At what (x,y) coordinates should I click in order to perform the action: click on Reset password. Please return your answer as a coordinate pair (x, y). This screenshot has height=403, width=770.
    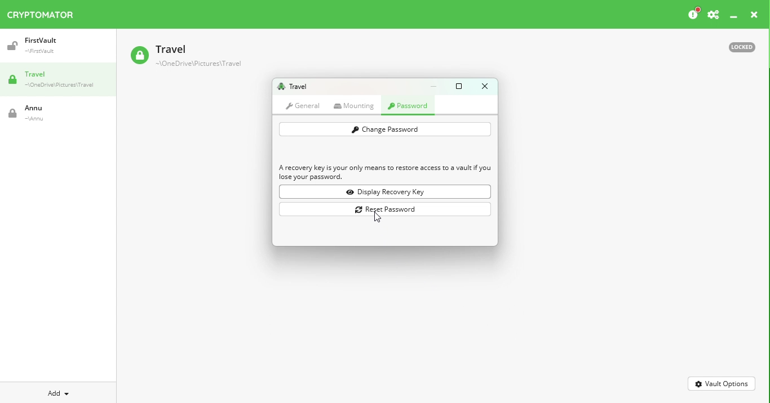
    Looking at the image, I should click on (387, 210).